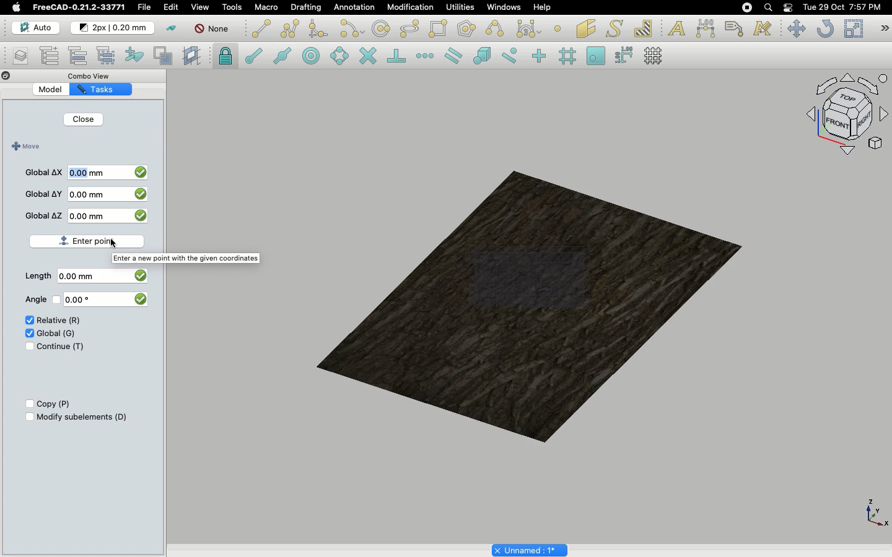  I want to click on lock, so click(226, 58).